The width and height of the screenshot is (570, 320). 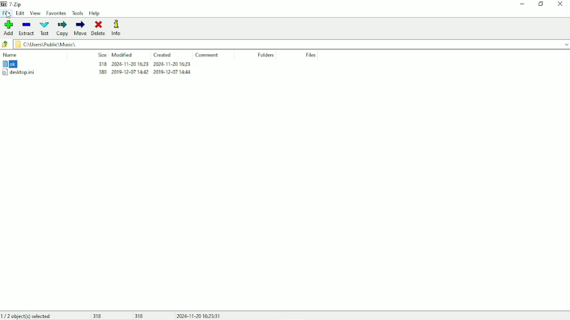 I want to click on Copy, so click(x=63, y=28).